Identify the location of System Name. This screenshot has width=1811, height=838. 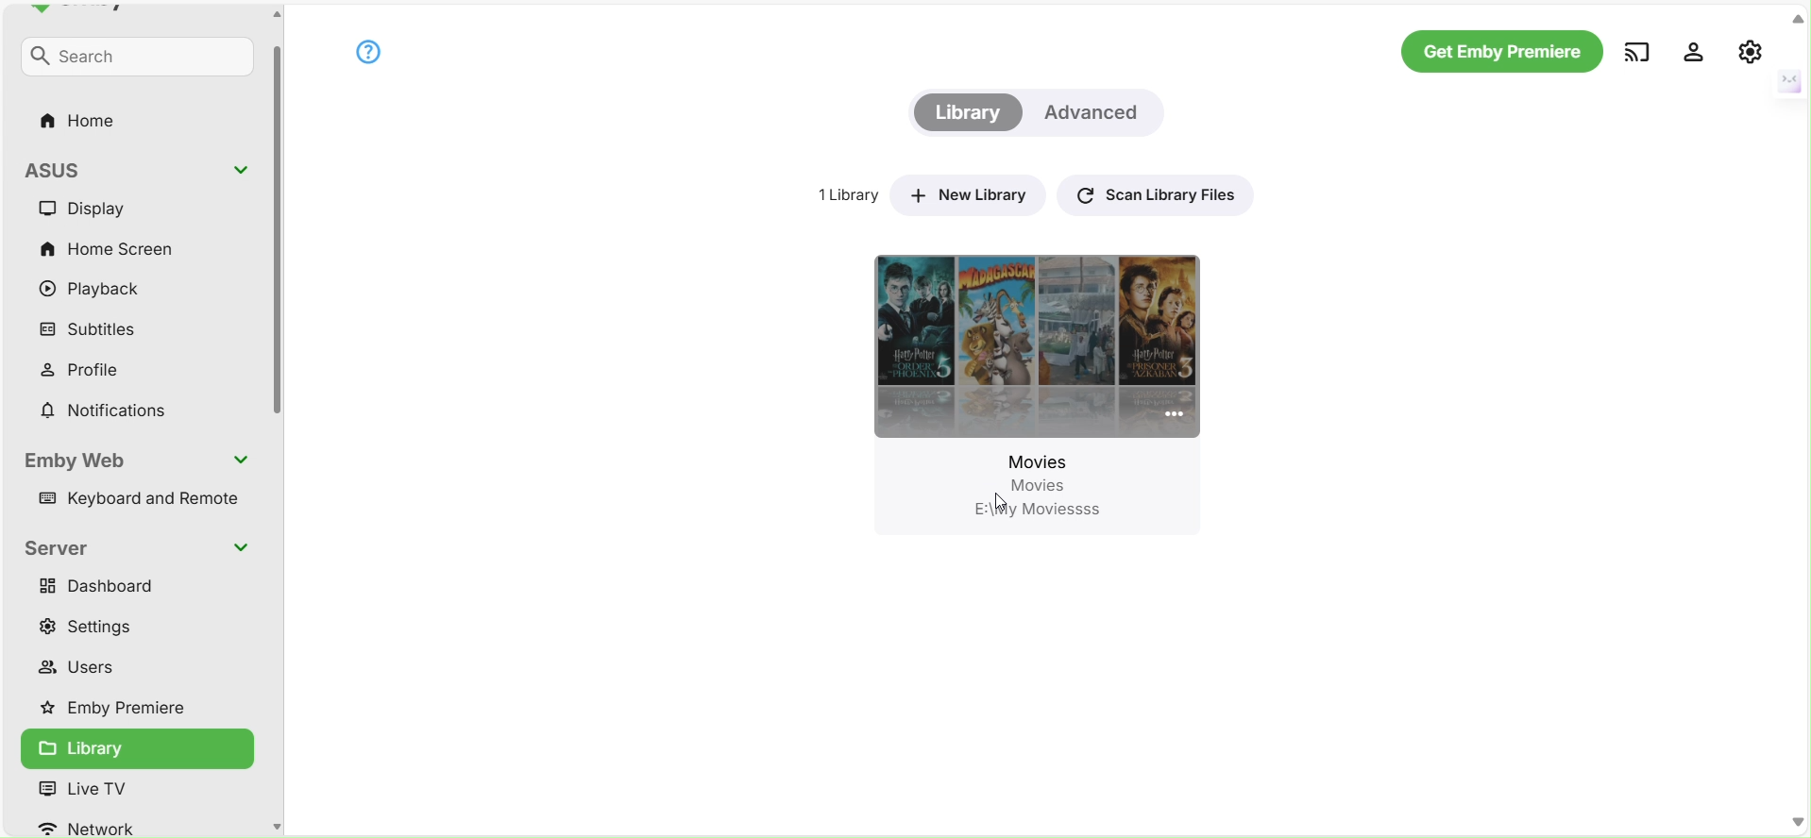
(66, 173).